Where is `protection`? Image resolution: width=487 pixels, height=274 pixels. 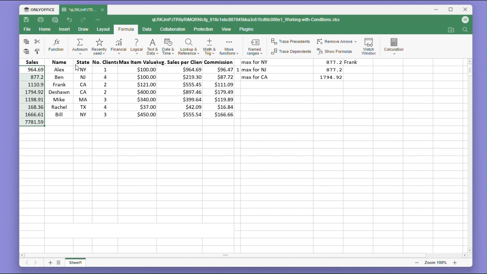 protection is located at coordinates (204, 29).